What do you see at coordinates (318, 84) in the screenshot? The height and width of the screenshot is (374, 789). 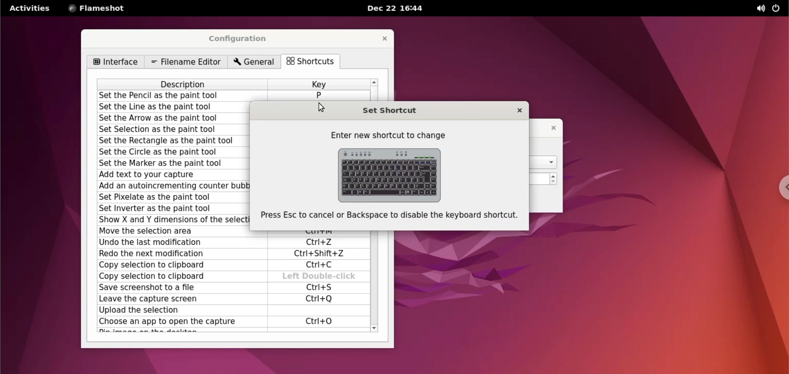 I see `key ` at bounding box center [318, 84].